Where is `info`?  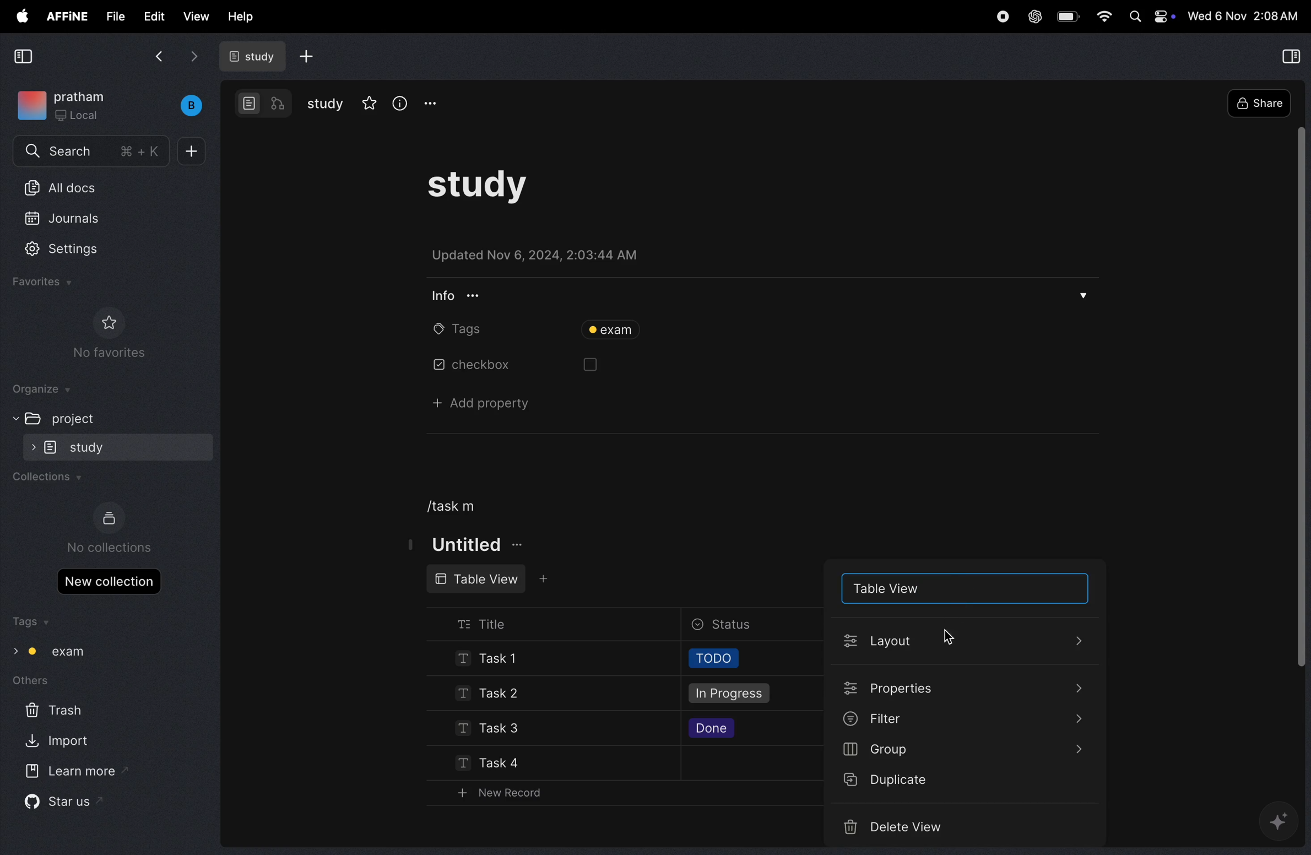 info is located at coordinates (399, 103).